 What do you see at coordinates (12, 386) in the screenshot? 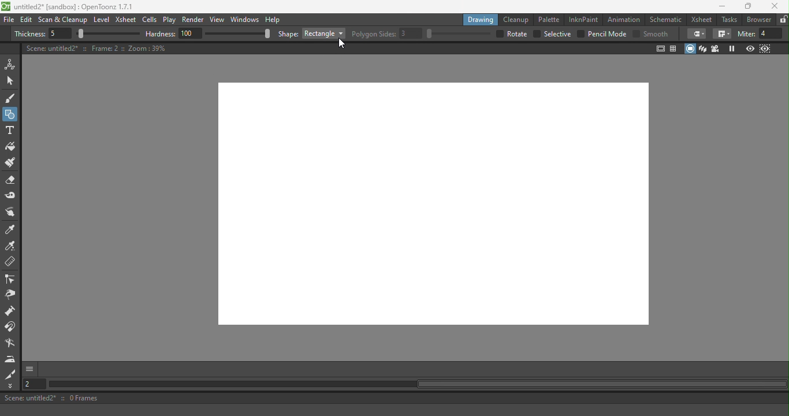
I see `More tools` at bounding box center [12, 386].